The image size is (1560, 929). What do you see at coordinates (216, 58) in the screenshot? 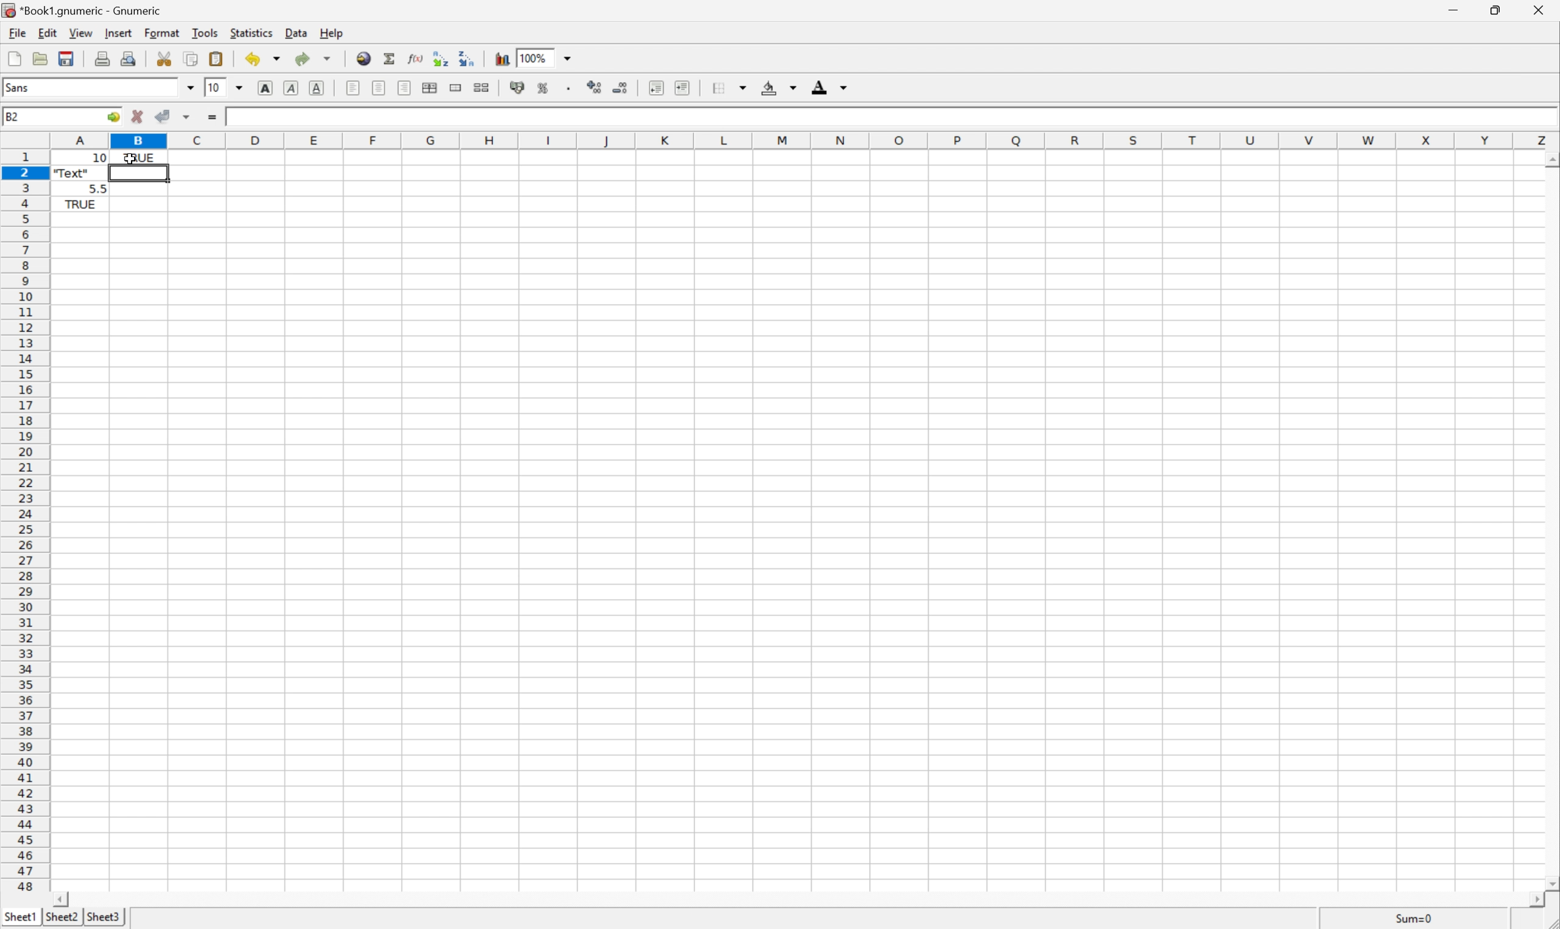
I see `Paste a clipboard` at bounding box center [216, 58].